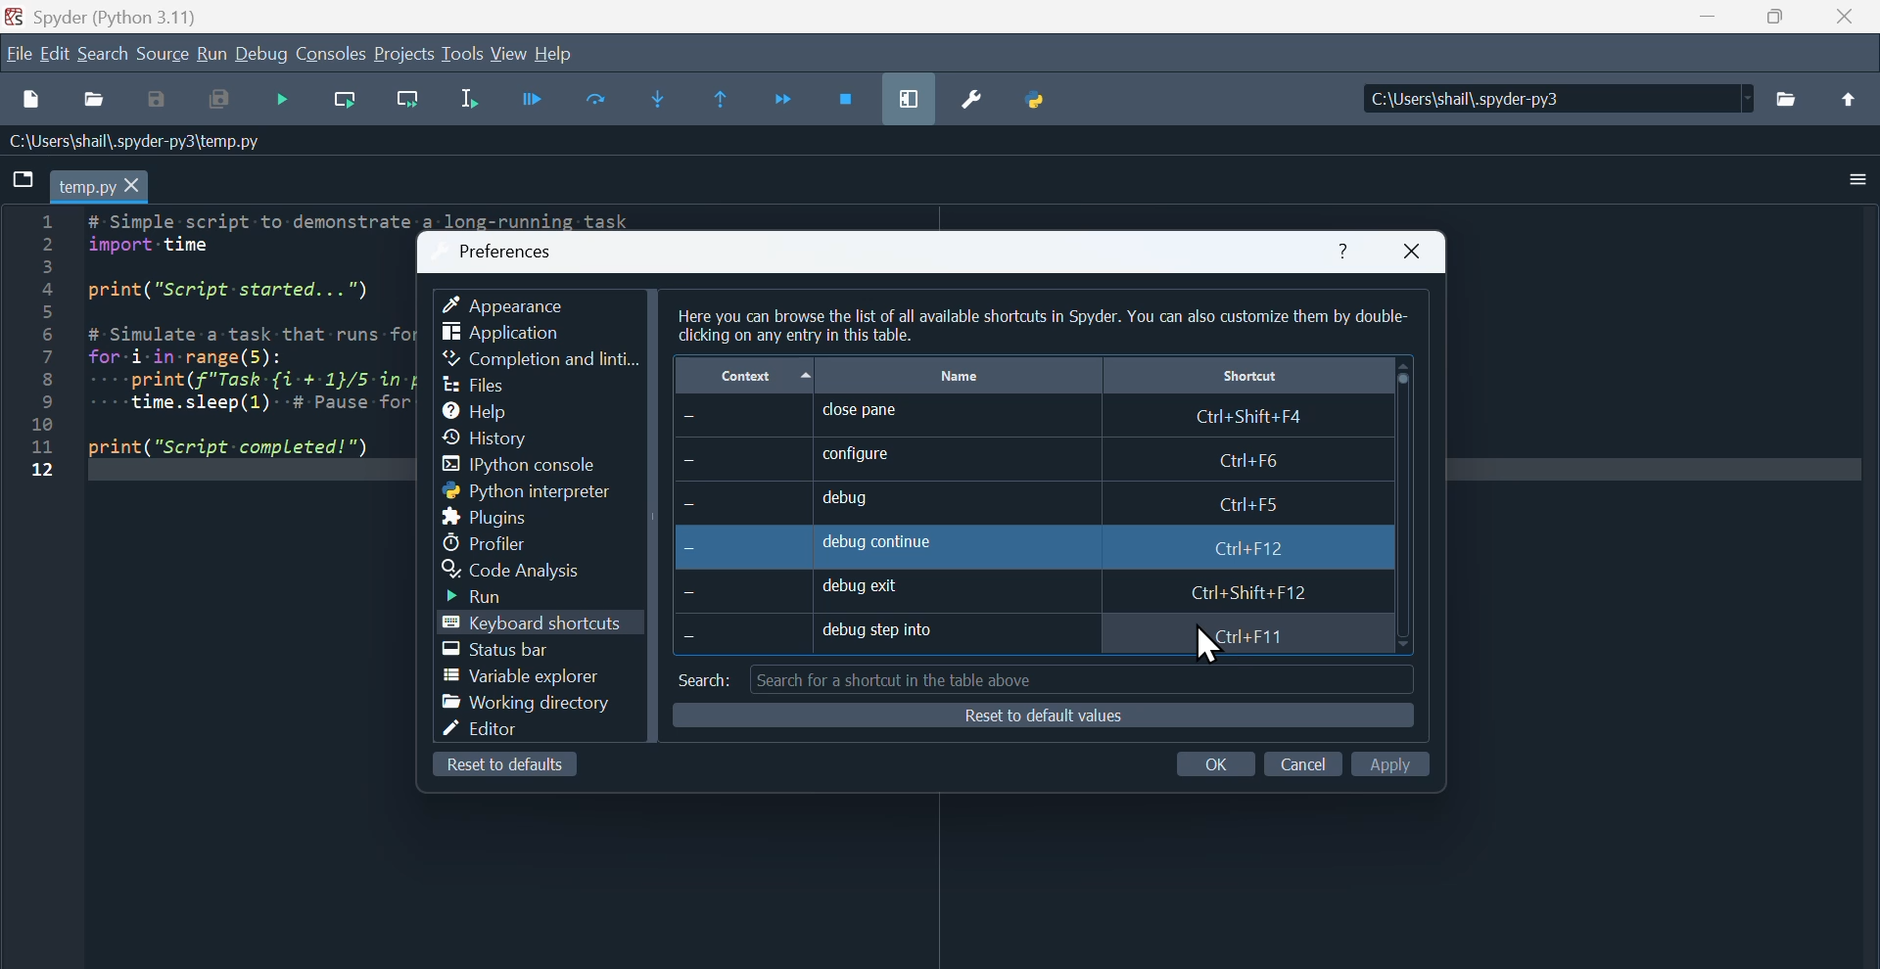 The height and width of the screenshot is (969, 1880). What do you see at coordinates (1841, 180) in the screenshot?
I see `More options` at bounding box center [1841, 180].